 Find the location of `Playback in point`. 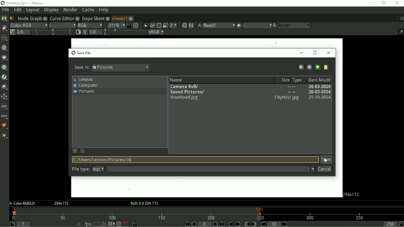

Playback in point is located at coordinates (23, 224).